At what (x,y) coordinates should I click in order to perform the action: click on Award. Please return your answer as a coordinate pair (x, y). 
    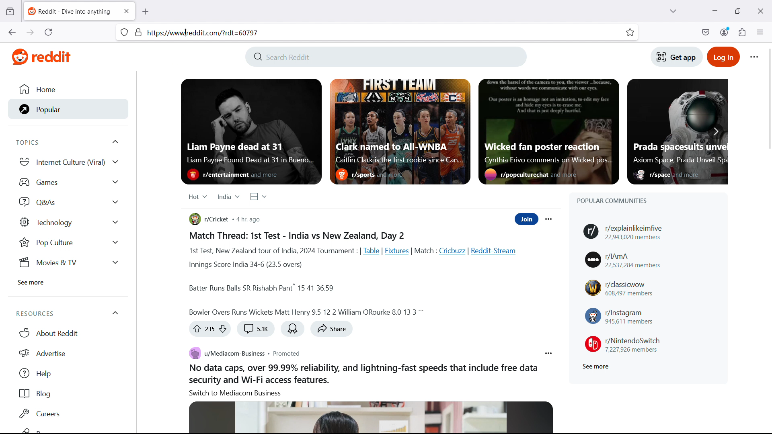
    Looking at the image, I should click on (293, 328).